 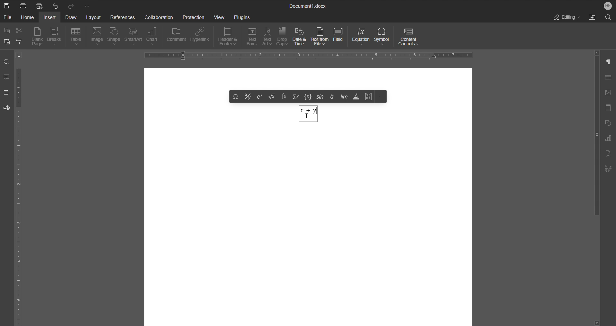 What do you see at coordinates (332, 96) in the screenshot?
I see `Accents` at bounding box center [332, 96].